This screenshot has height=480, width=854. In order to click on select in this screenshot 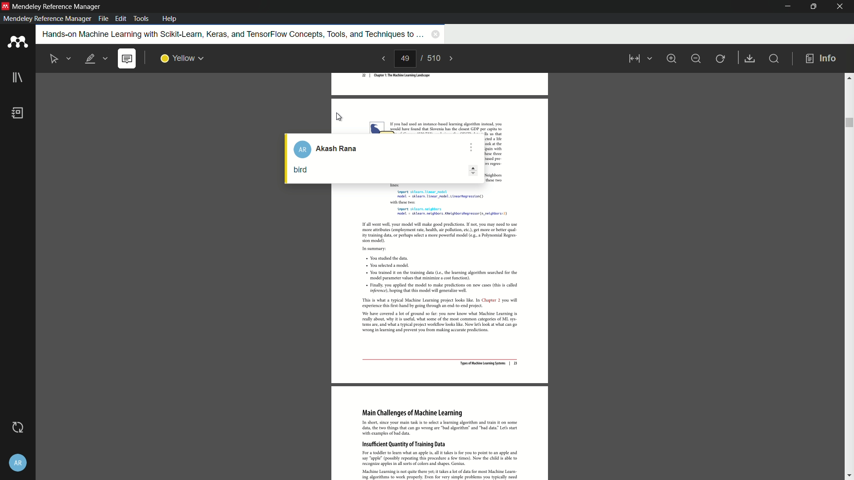, I will do `click(61, 58)`.